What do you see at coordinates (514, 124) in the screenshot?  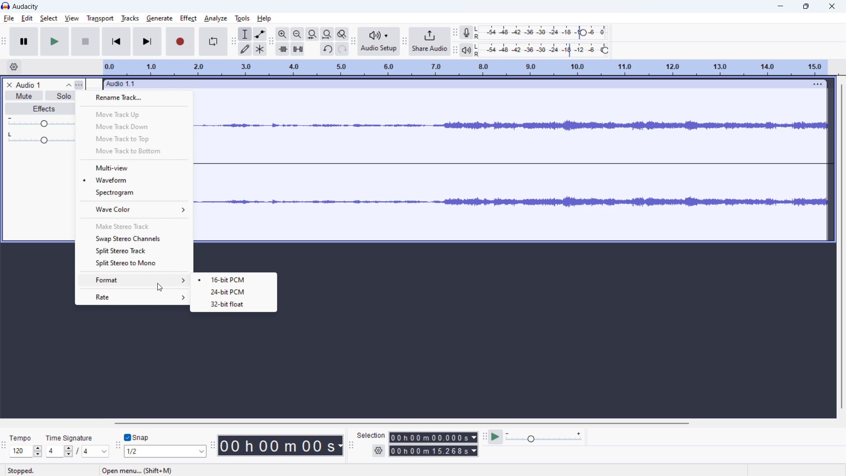 I see `track waveform` at bounding box center [514, 124].